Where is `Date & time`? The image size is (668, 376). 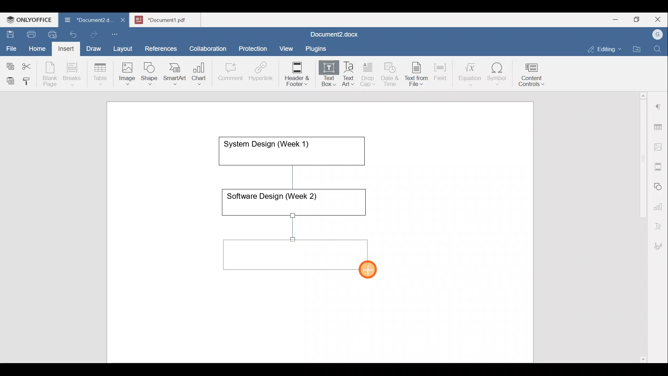 Date & time is located at coordinates (390, 73).